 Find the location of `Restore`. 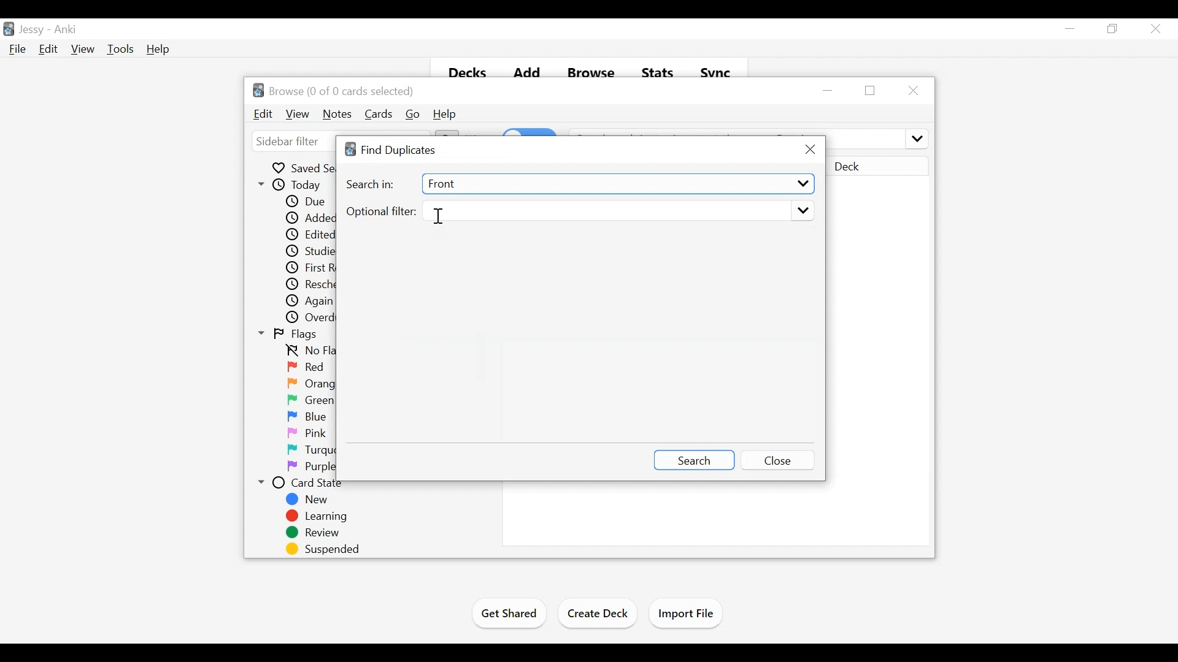

Restore is located at coordinates (871, 91).